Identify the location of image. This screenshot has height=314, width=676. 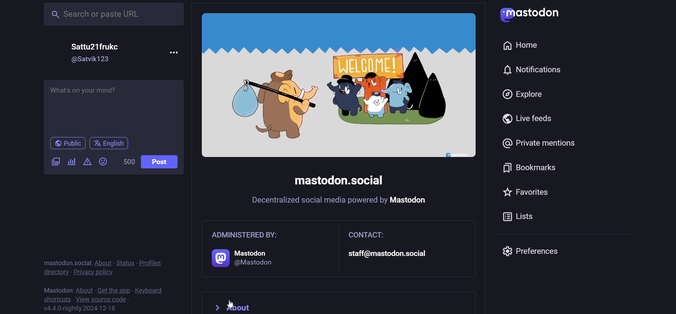
(338, 86).